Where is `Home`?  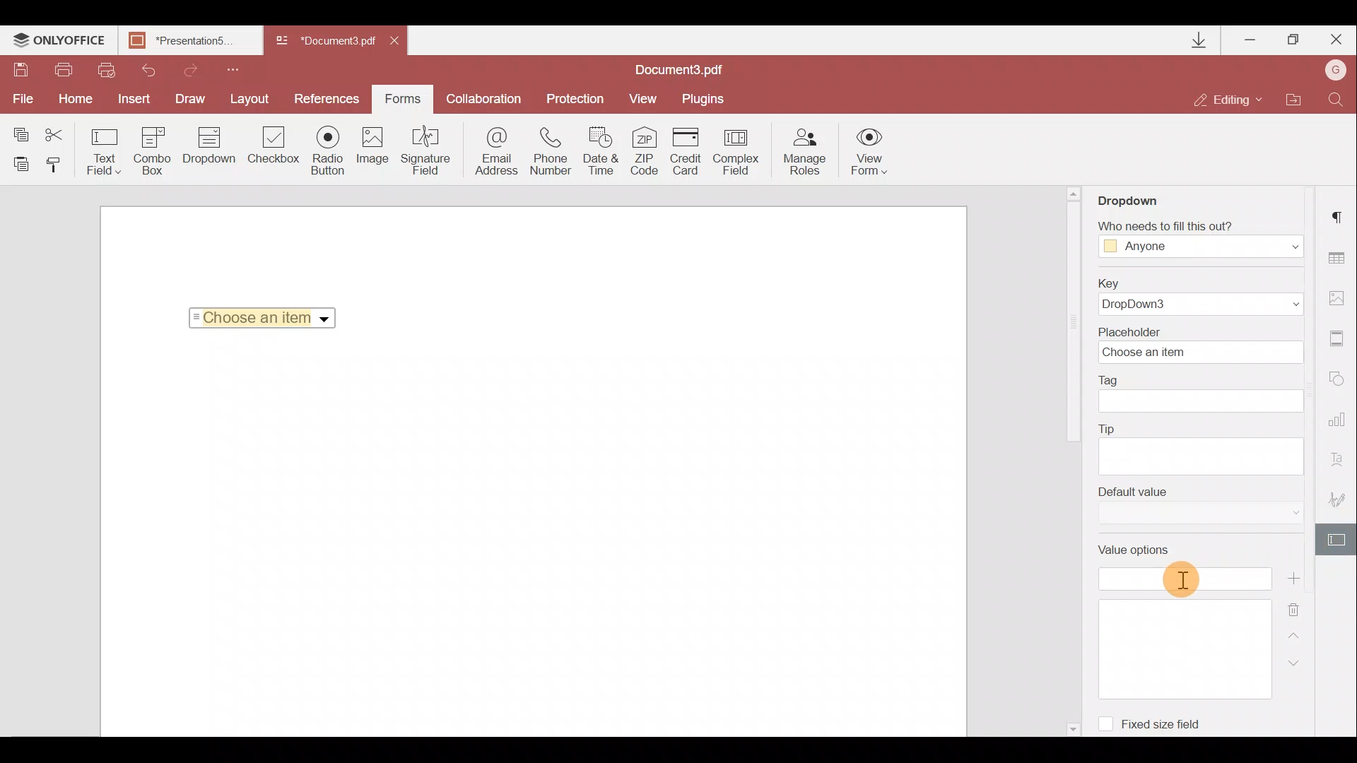
Home is located at coordinates (79, 100).